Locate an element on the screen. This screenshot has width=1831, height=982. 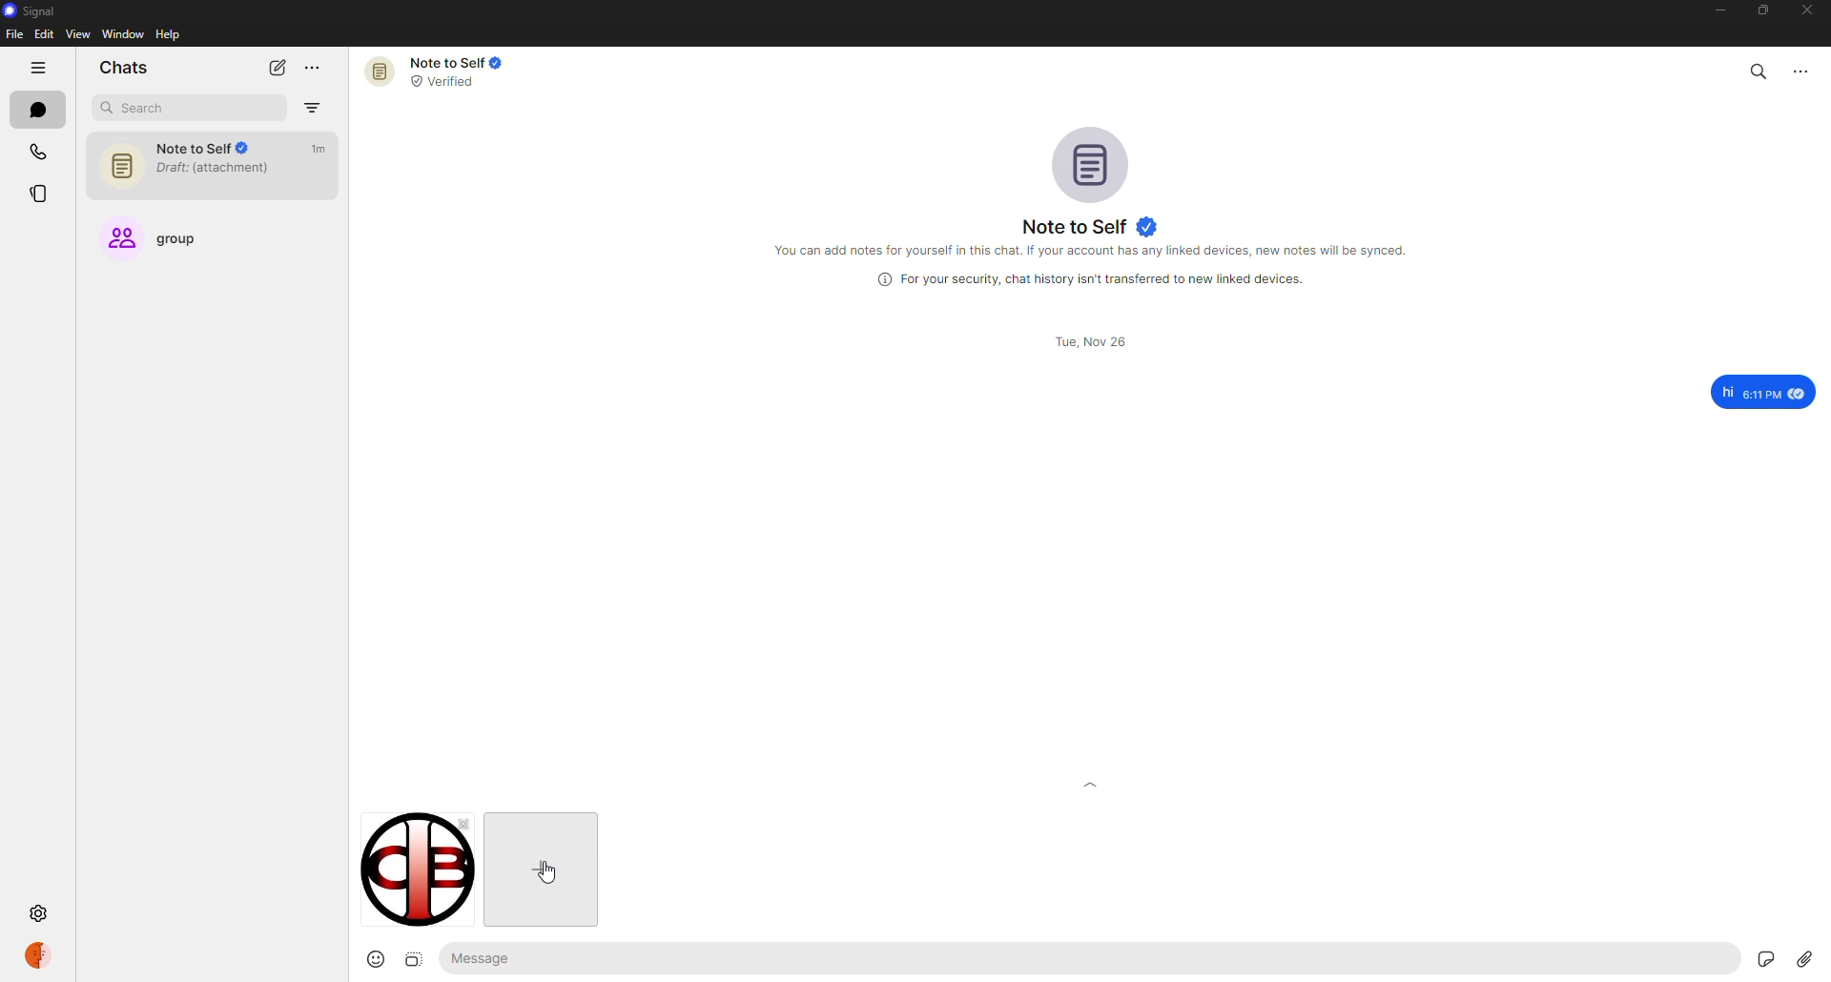
chats is located at coordinates (36, 112).